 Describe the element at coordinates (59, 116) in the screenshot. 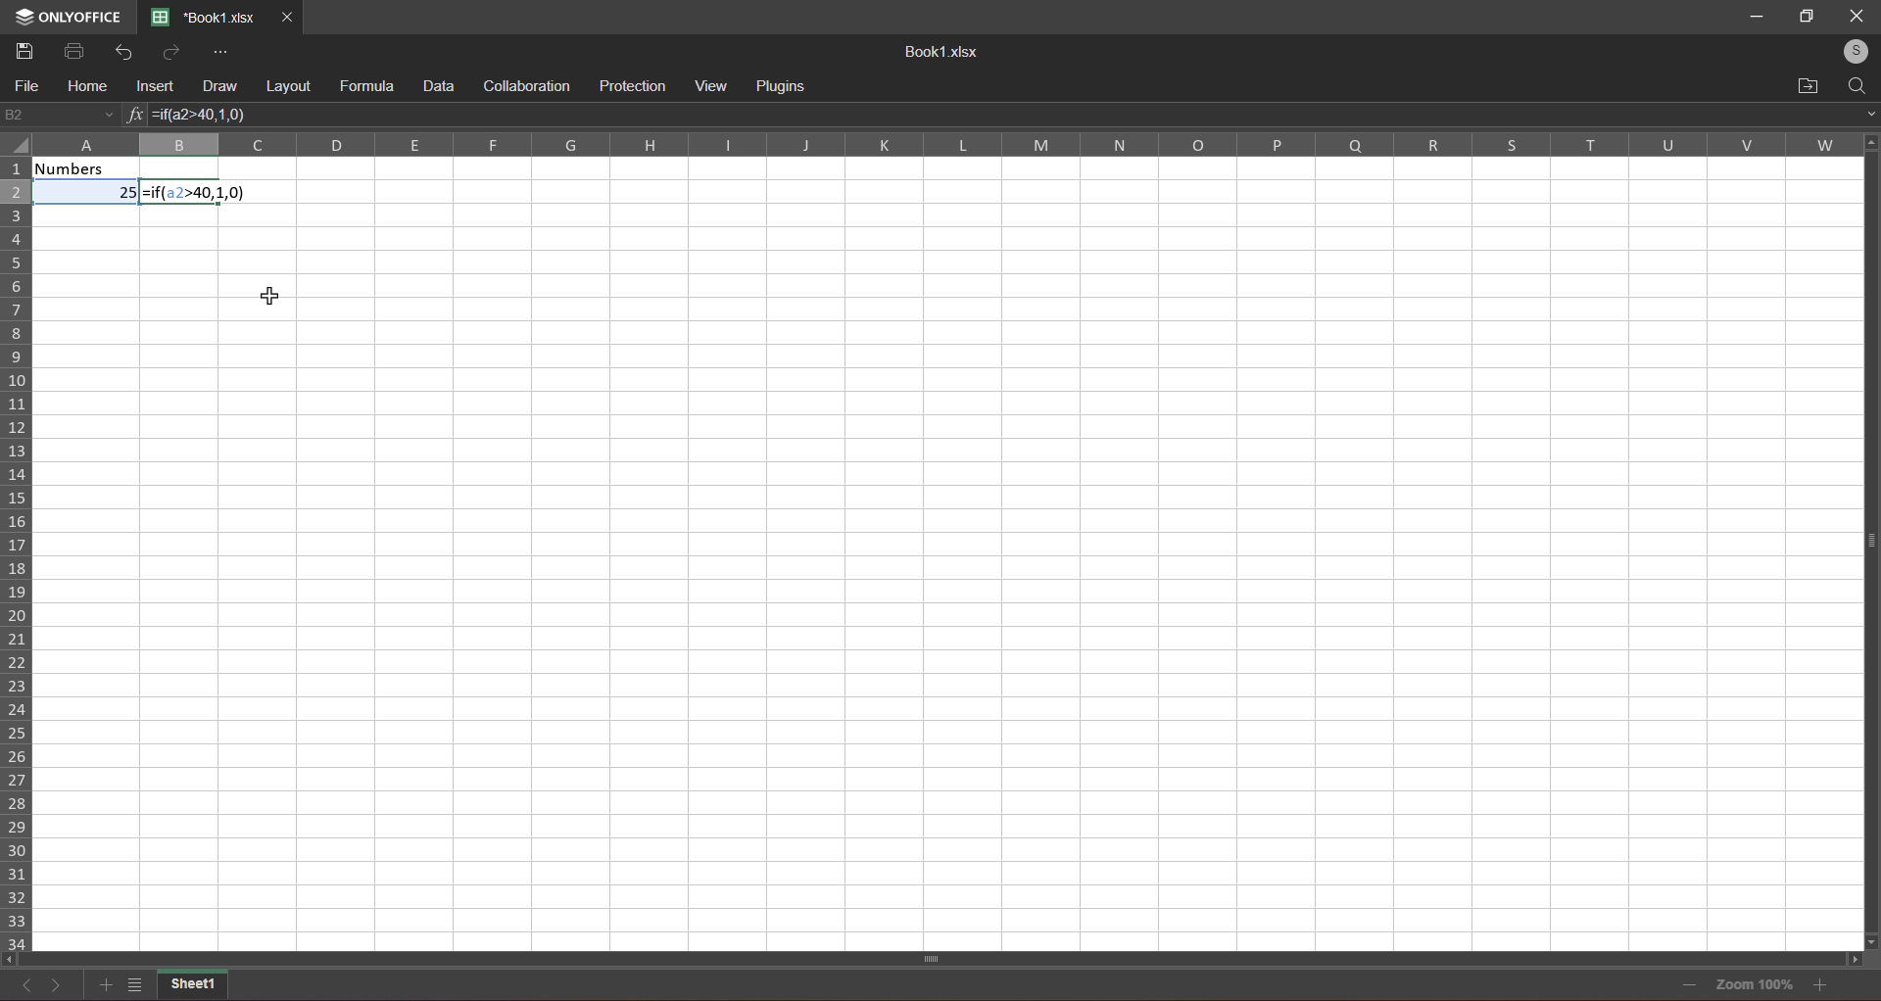

I see `current cell` at that location.